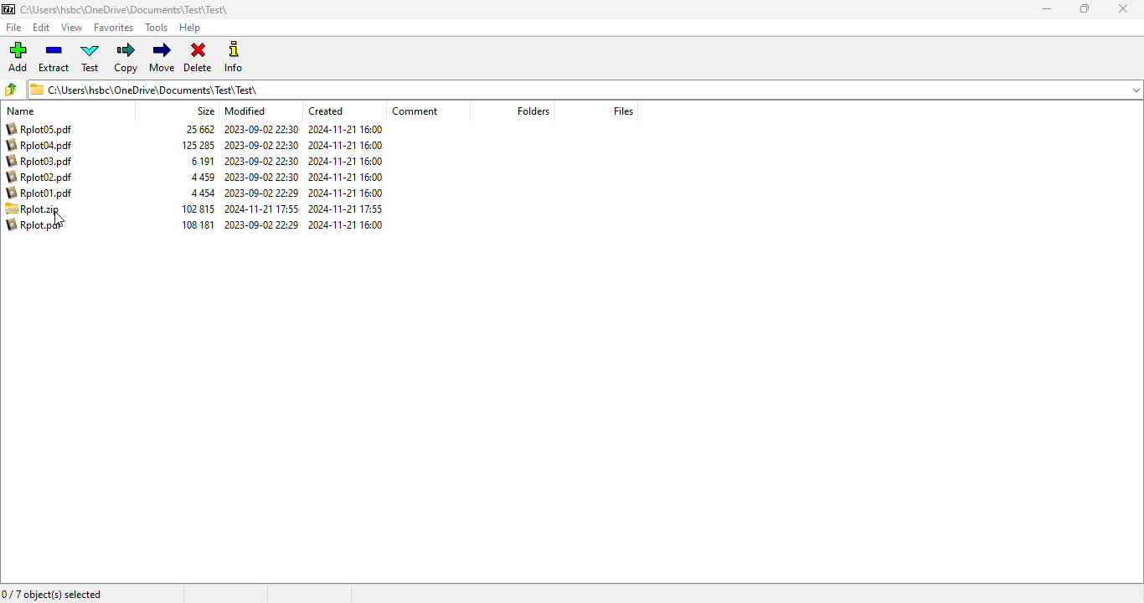 This screenshot has height=603, width=1144. I want to click on add, so click(18, 56).